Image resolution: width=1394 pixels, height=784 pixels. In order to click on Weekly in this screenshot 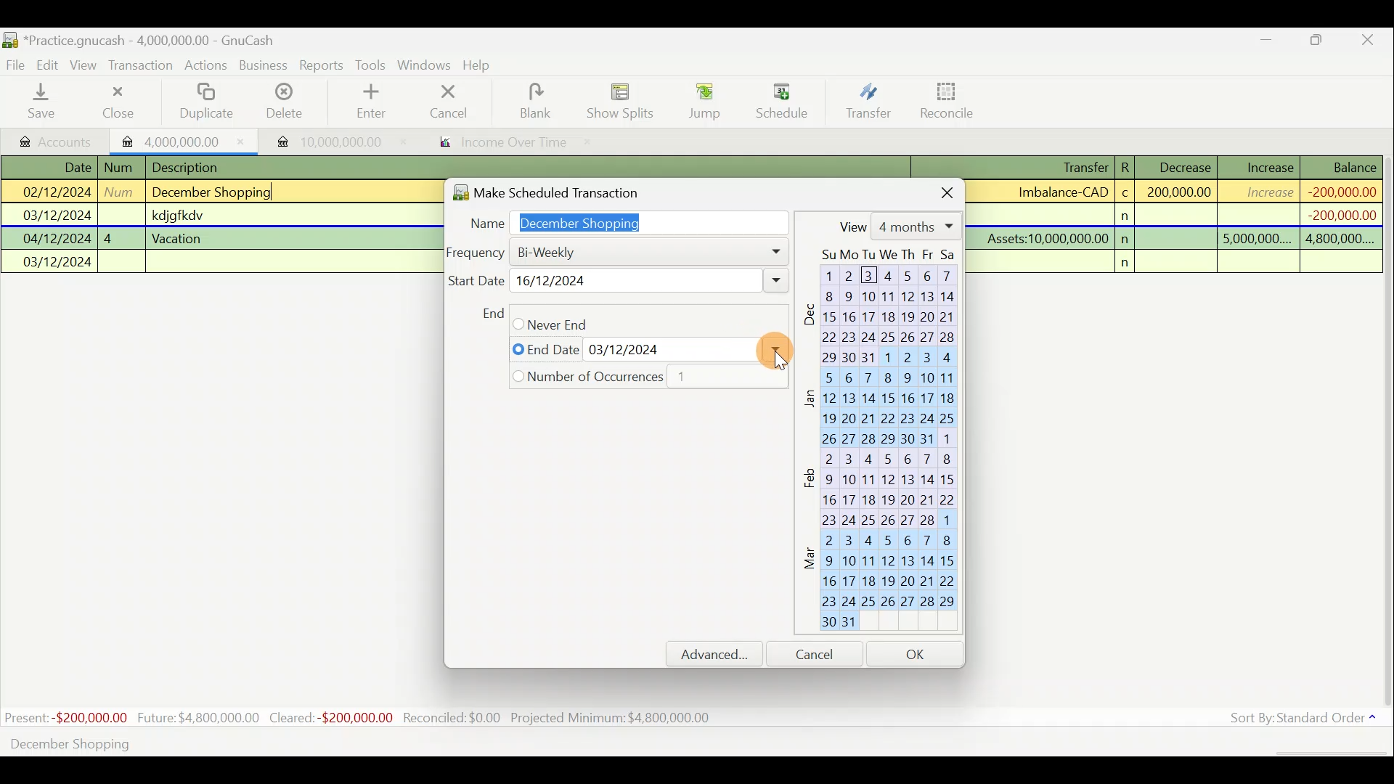, I will do `click(558, 281)`.